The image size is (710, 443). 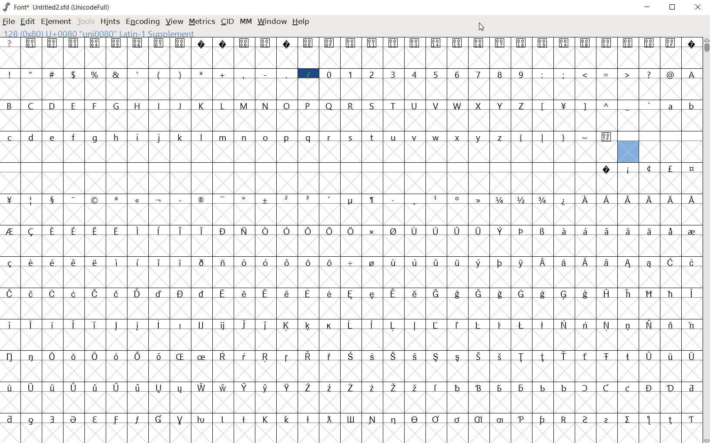 What do you see at coordinates (244, 200) in the screenshot?
I see `glyph` at bounding box center [244, 200].